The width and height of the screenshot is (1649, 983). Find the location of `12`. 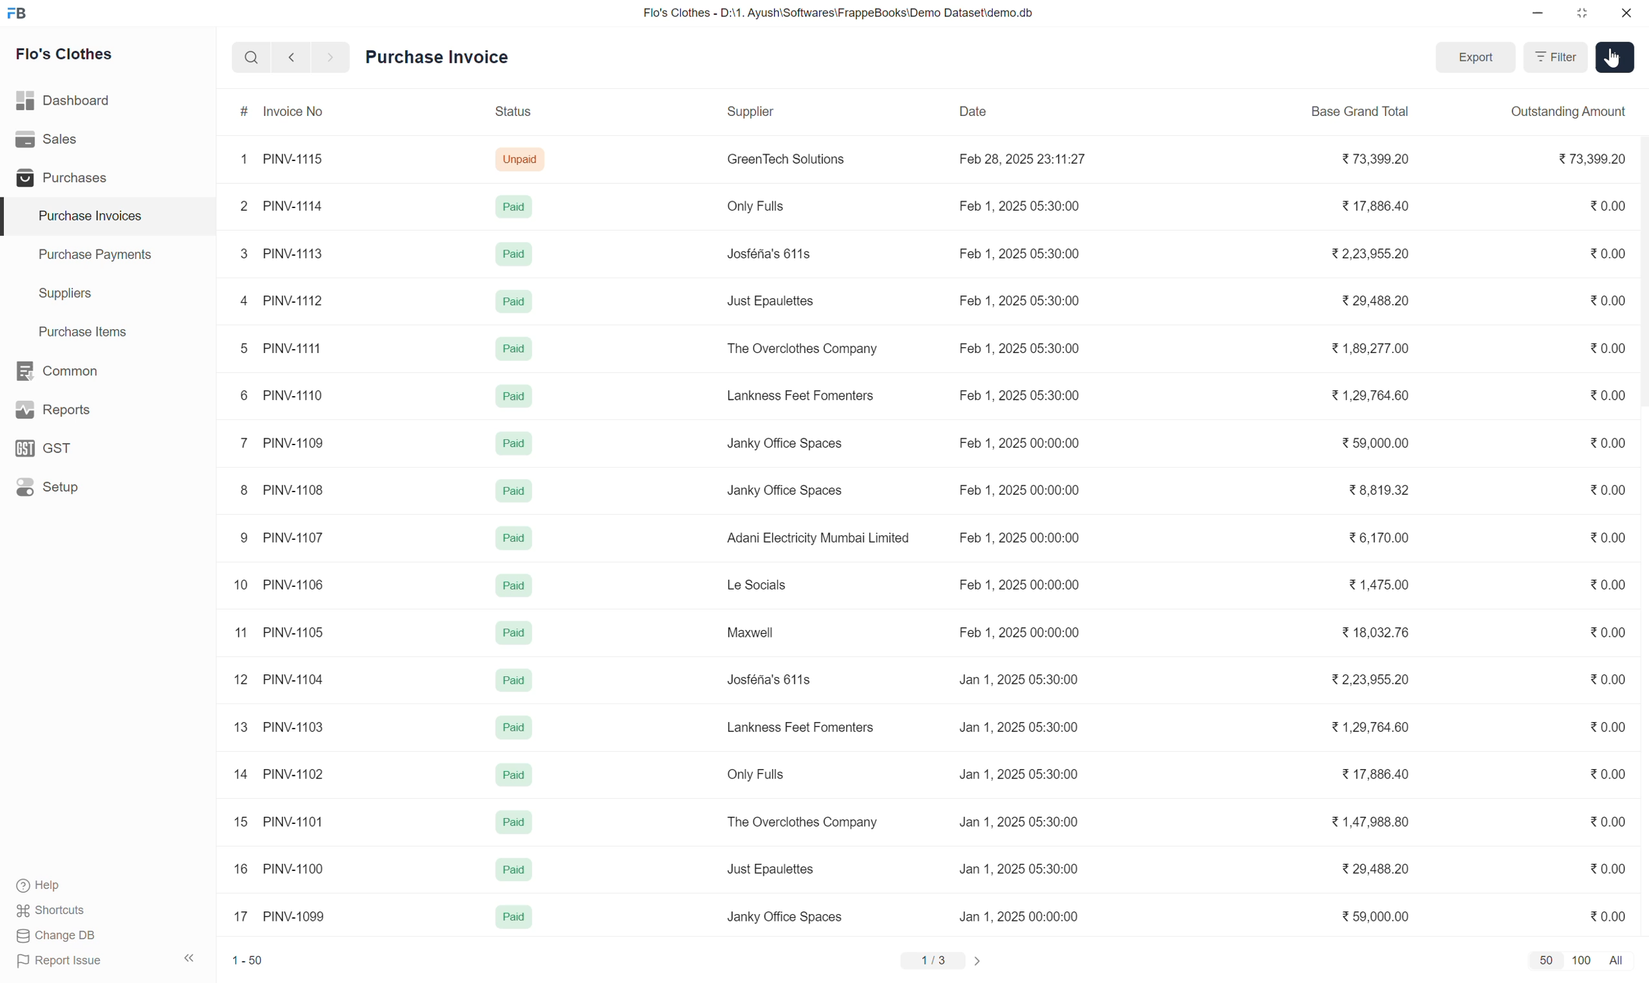

12 is located at coordinates (240, 680).